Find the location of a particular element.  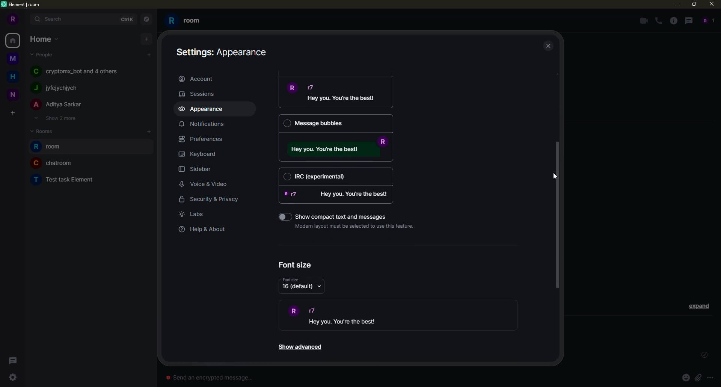

attach is located at coordinates (698, 377).